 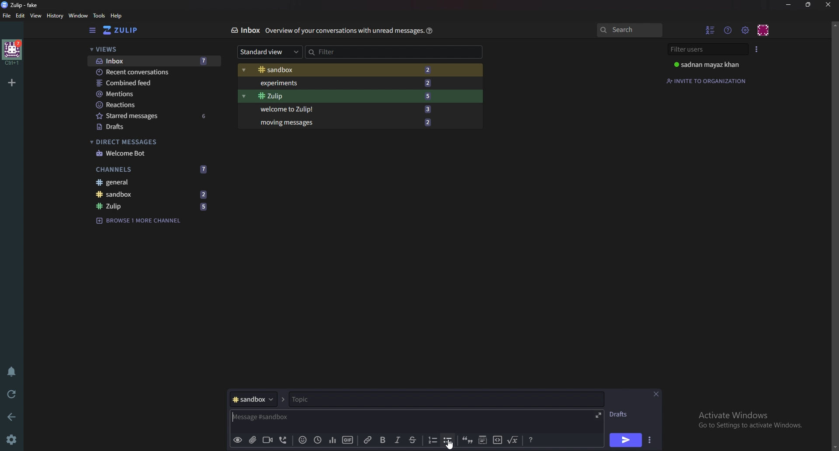 What do you see at coordinates (430, 30) in the screenshot?
I see `Help` at bounding box center [430, 30].